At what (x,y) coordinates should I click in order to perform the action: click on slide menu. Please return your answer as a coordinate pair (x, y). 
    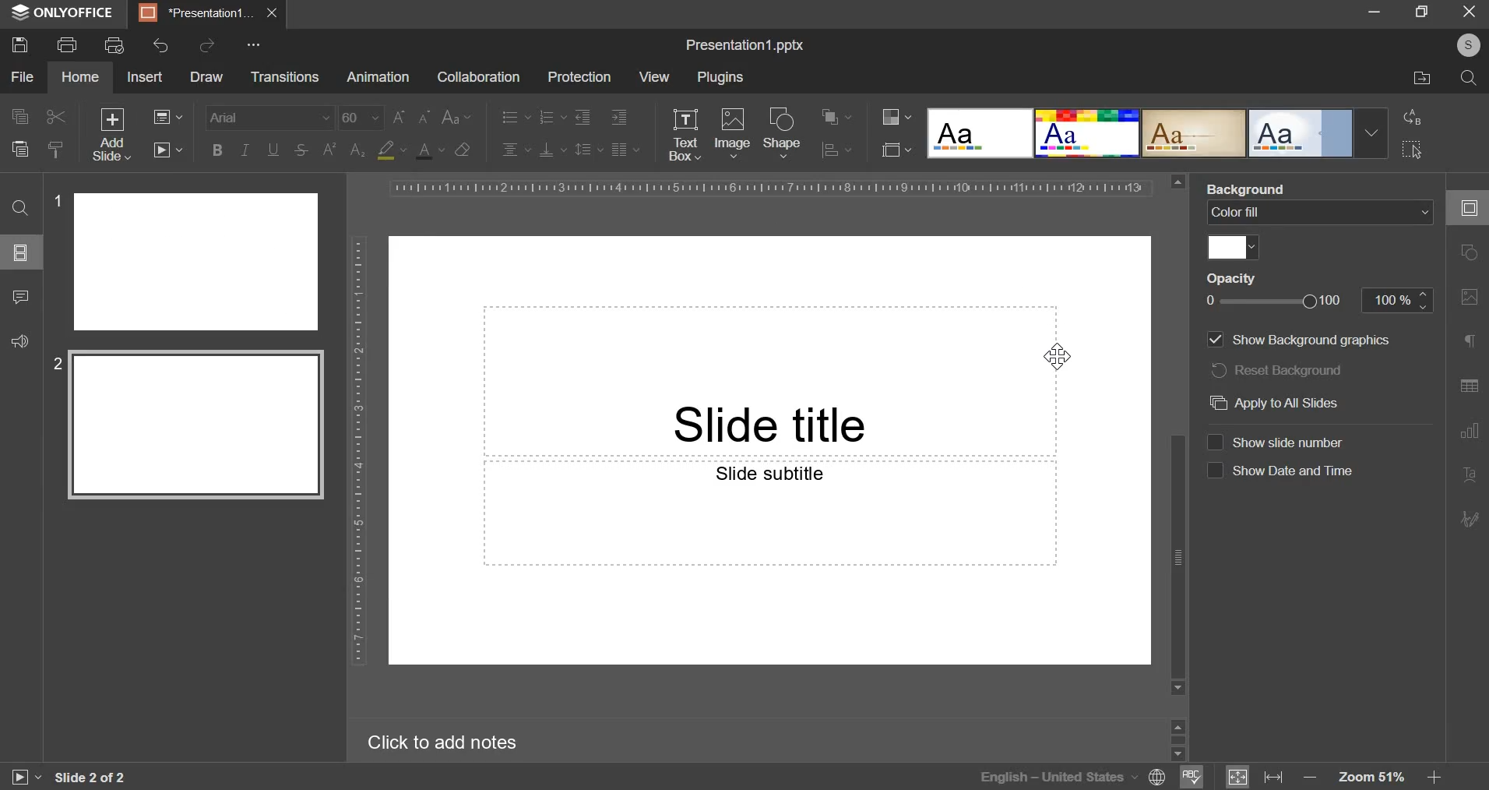
    Looking at the image, I should click on (19, 252).